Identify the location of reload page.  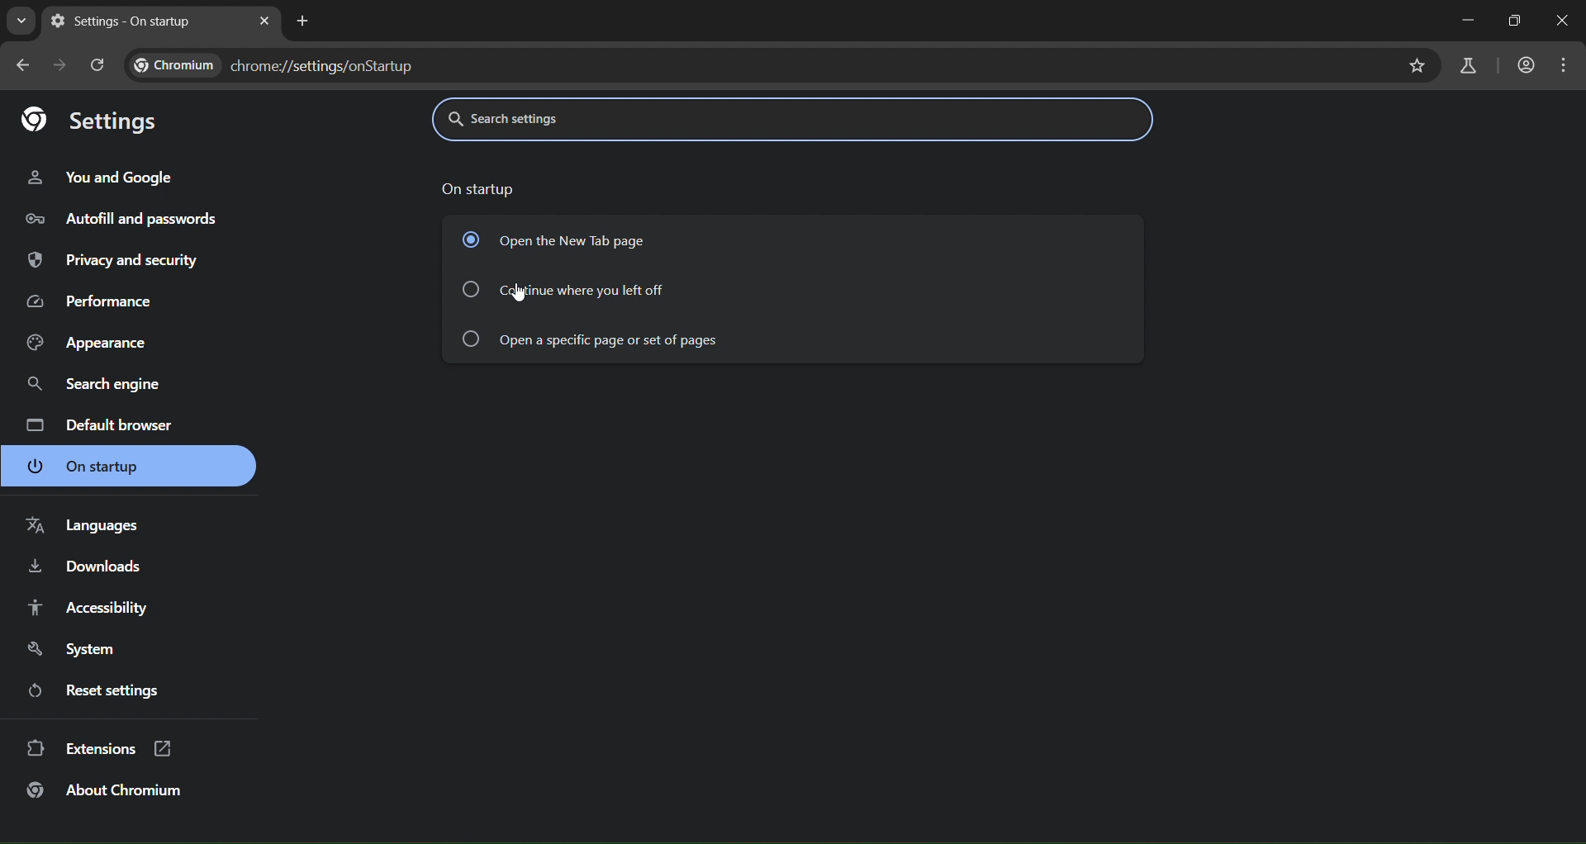
(99, 64).